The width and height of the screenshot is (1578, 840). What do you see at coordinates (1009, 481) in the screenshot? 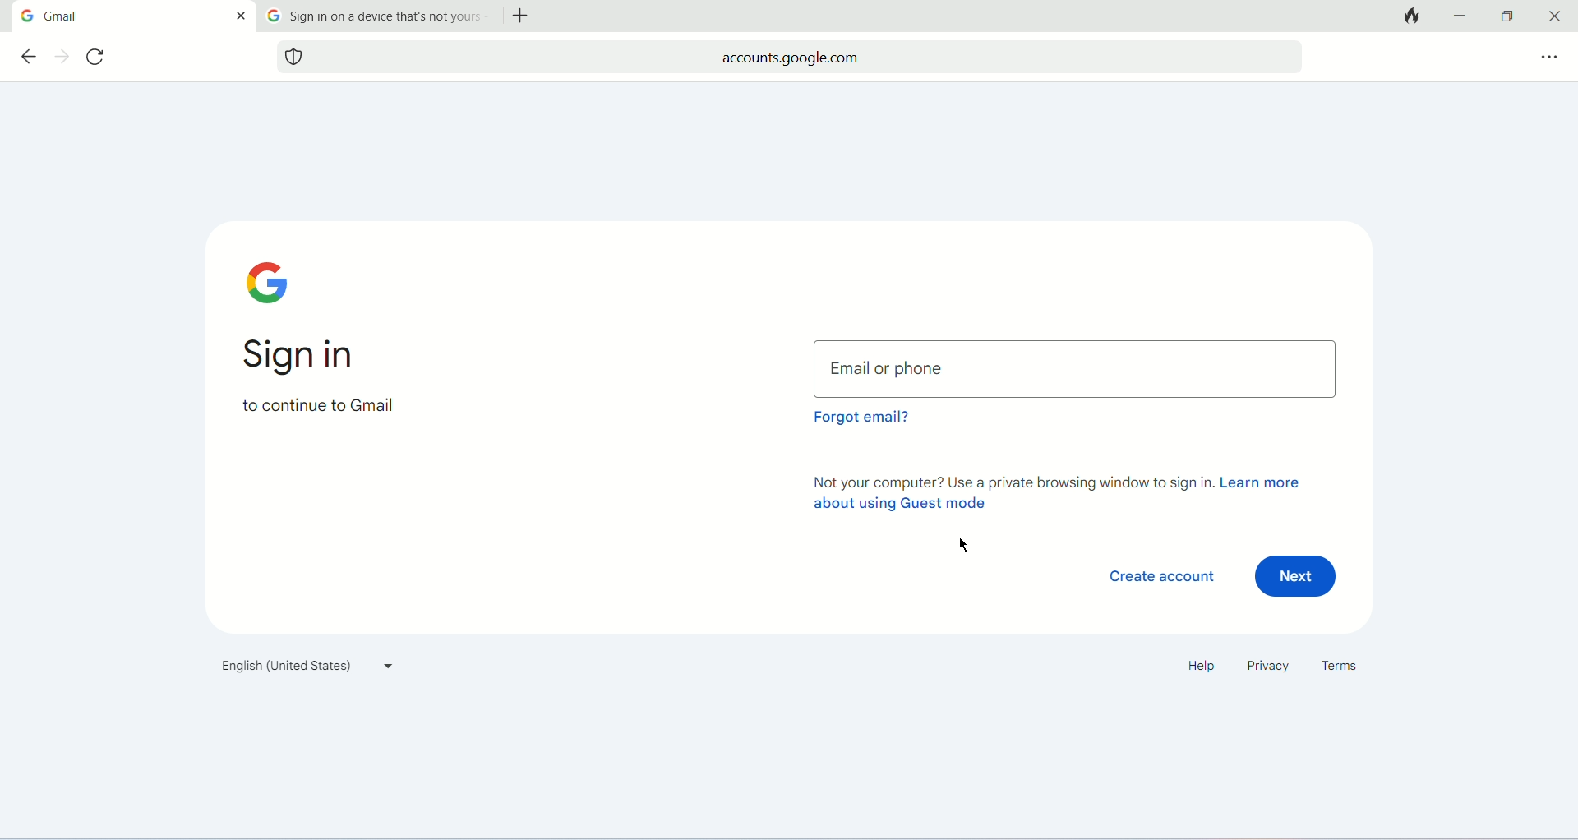
I see `not your computer? use a private browsing window to sign in` at bounding box center [1009, 481].